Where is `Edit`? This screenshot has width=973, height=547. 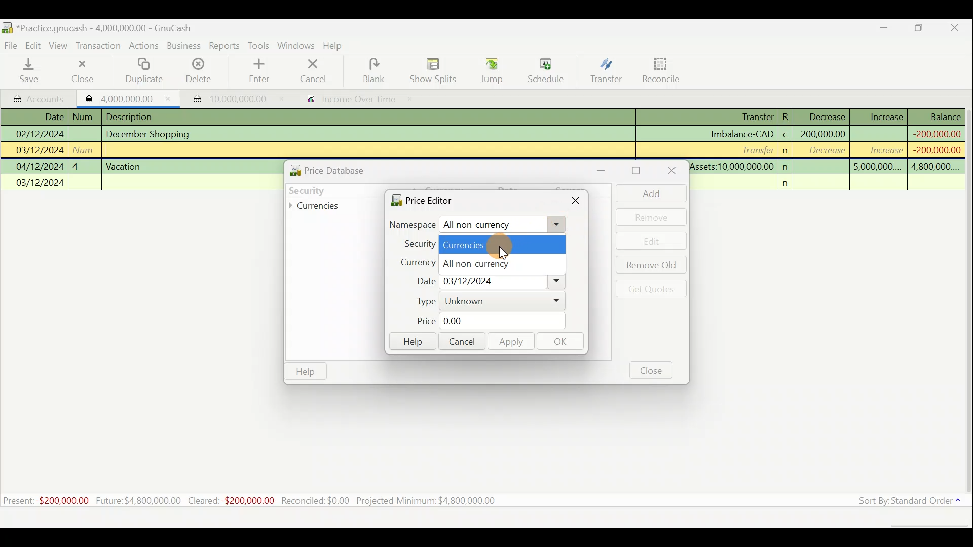 Edit is located at coordinates (35, 45).